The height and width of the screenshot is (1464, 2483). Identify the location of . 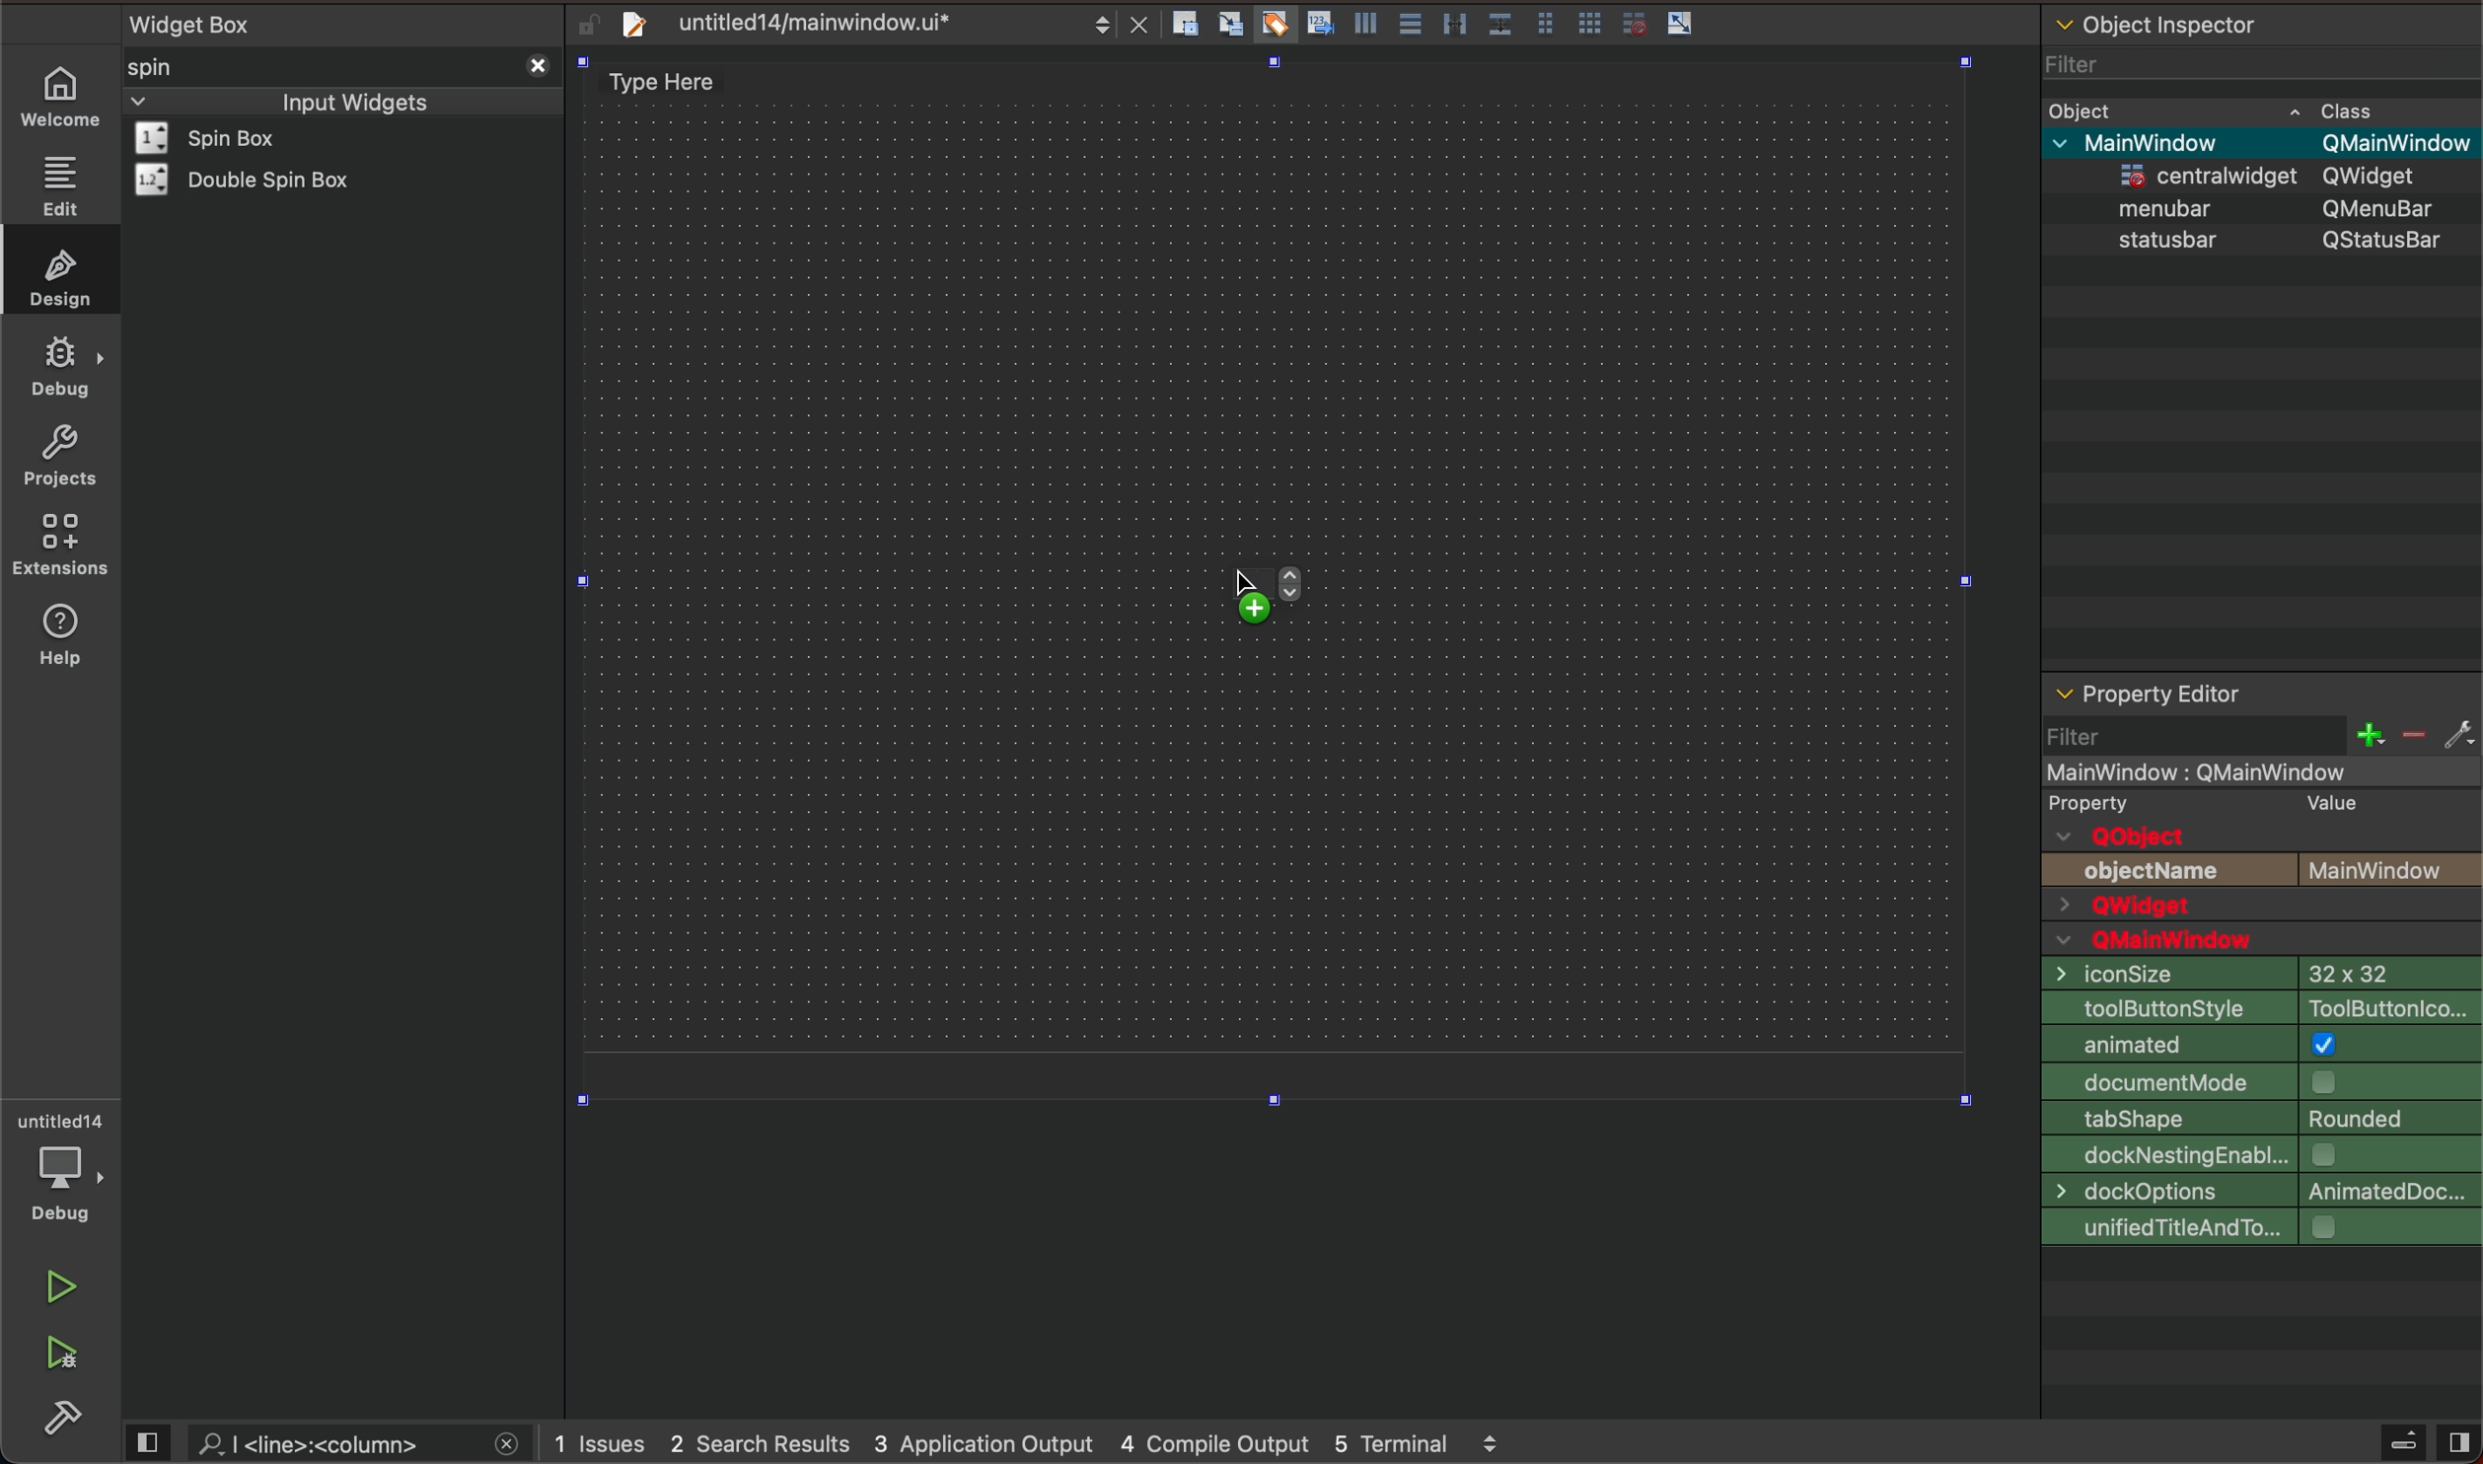
(2204, 172).